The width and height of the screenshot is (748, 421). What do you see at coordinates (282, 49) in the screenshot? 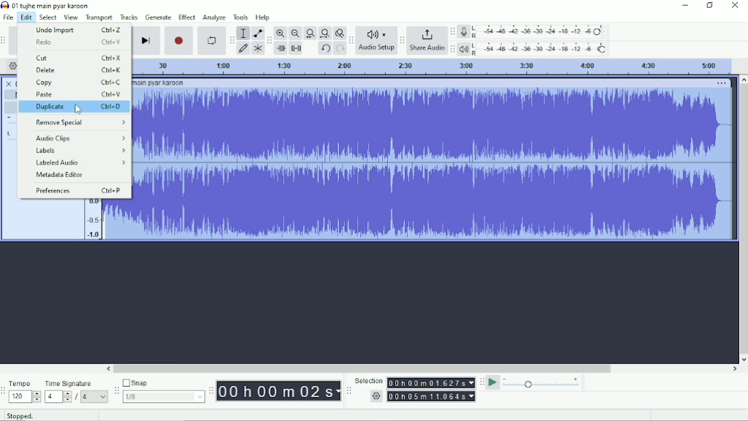
I see `Trim audio outside selection` at bounding box center [282, 49].